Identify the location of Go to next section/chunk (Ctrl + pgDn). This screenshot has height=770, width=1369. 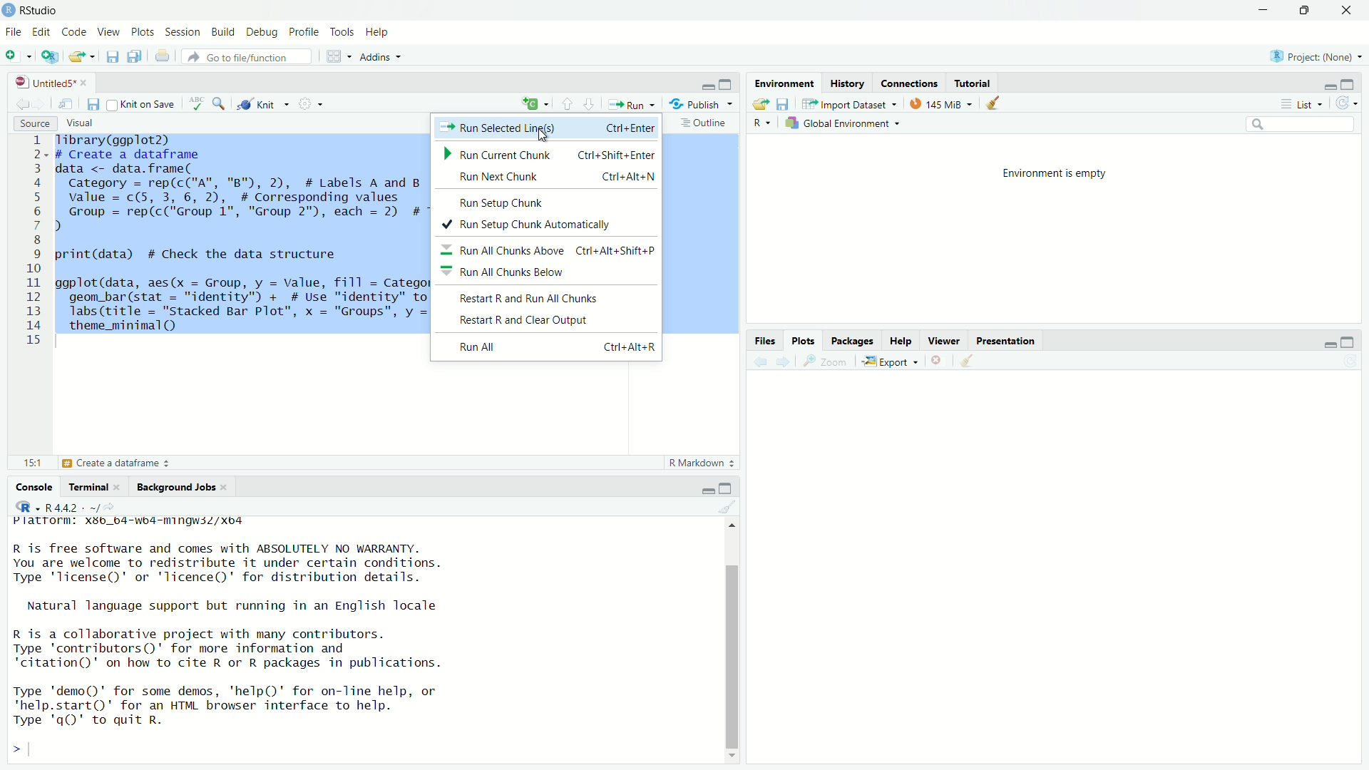
(588, 103).